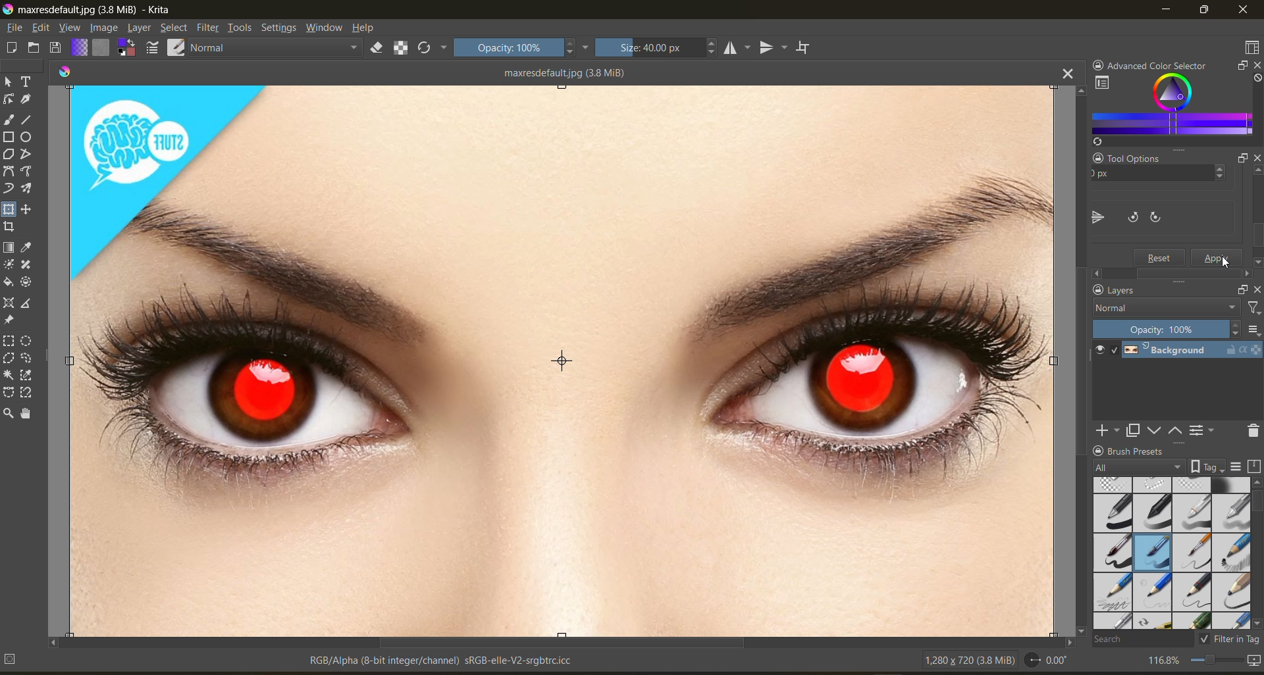  Describe the element at coordinates (1256, 286) in the screenshot. I see `close` at that location.